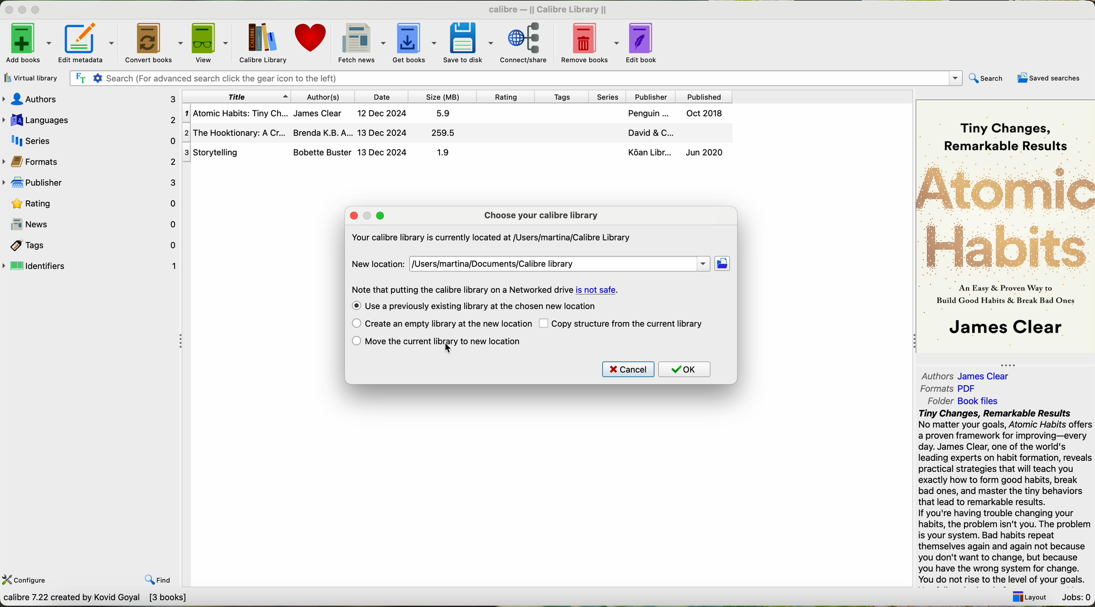 This screenshot has height=607, width=1095. Describe the element at coordinates (91, 246) in the screenshot. I see `tags` at that location.